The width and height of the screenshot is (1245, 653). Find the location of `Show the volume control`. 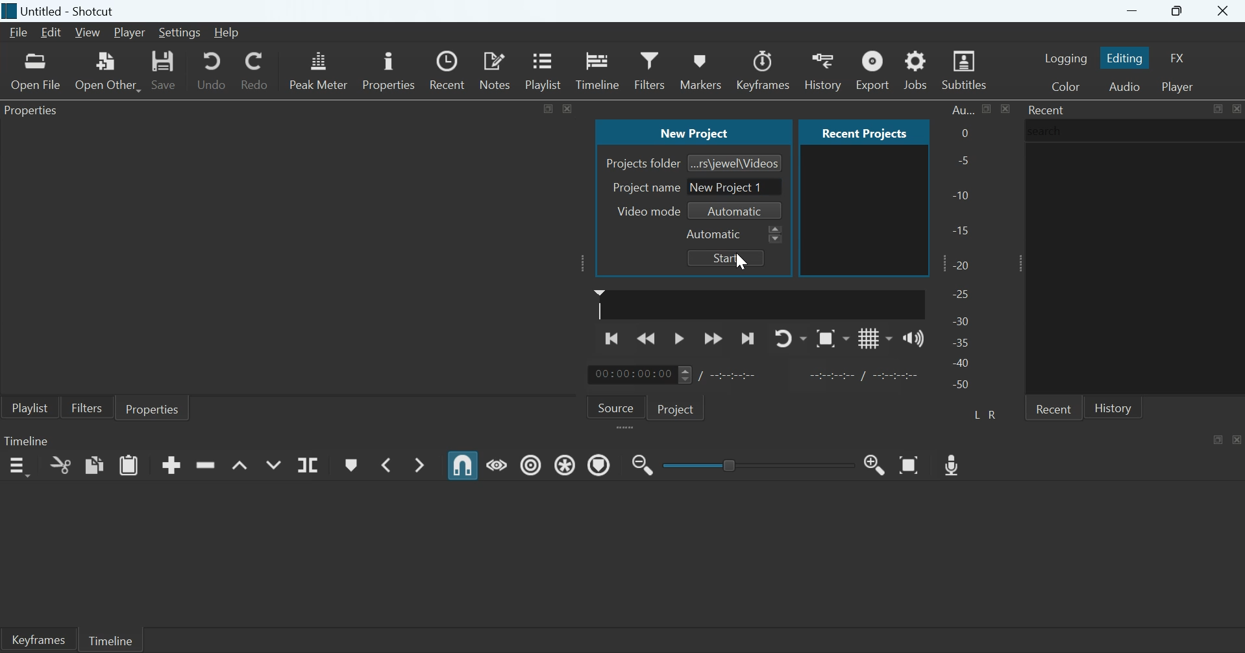

Show the volume control is located at coordinates (913, 338).